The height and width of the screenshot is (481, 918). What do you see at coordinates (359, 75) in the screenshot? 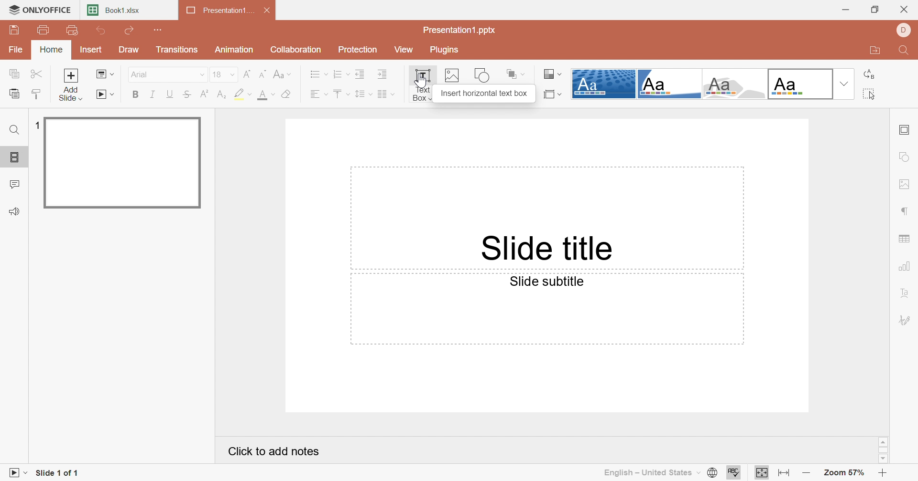
I see `Decrease indent` at bounding box center [359, 75].